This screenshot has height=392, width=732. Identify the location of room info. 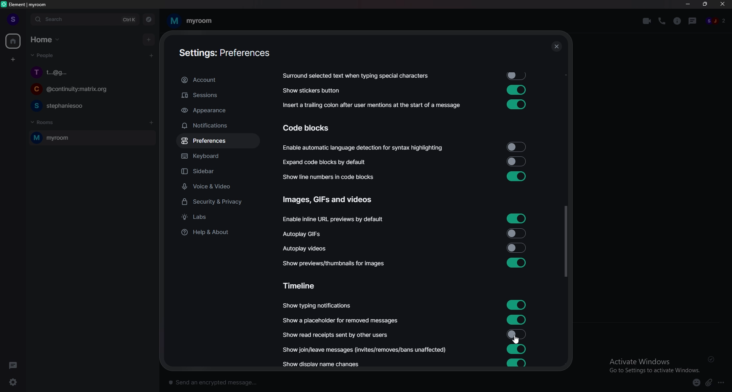
(678, 21).